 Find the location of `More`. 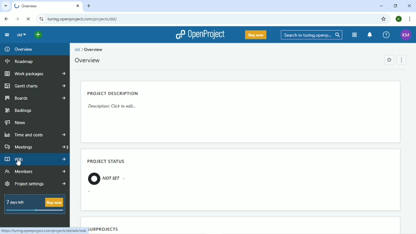

More is located at coordinates (66, 182).